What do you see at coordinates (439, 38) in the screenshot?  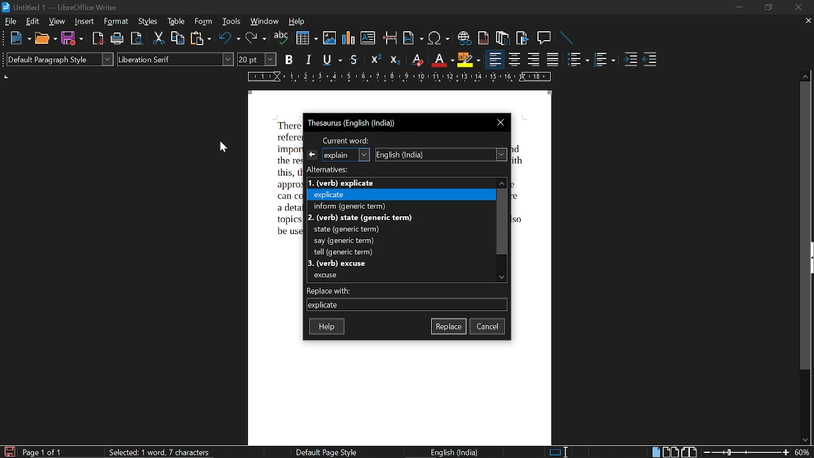 I see `insert symbol` at bounding box center [439, 38].